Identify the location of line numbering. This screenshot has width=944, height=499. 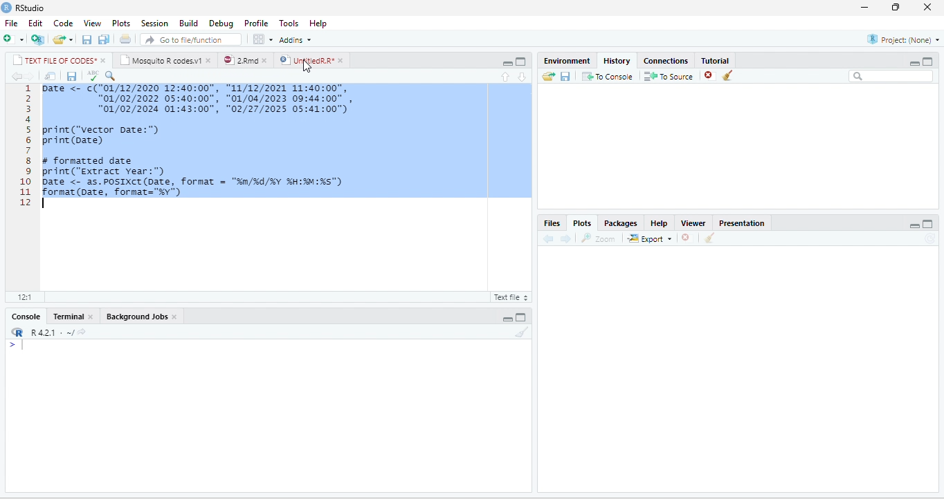
(26, 145).